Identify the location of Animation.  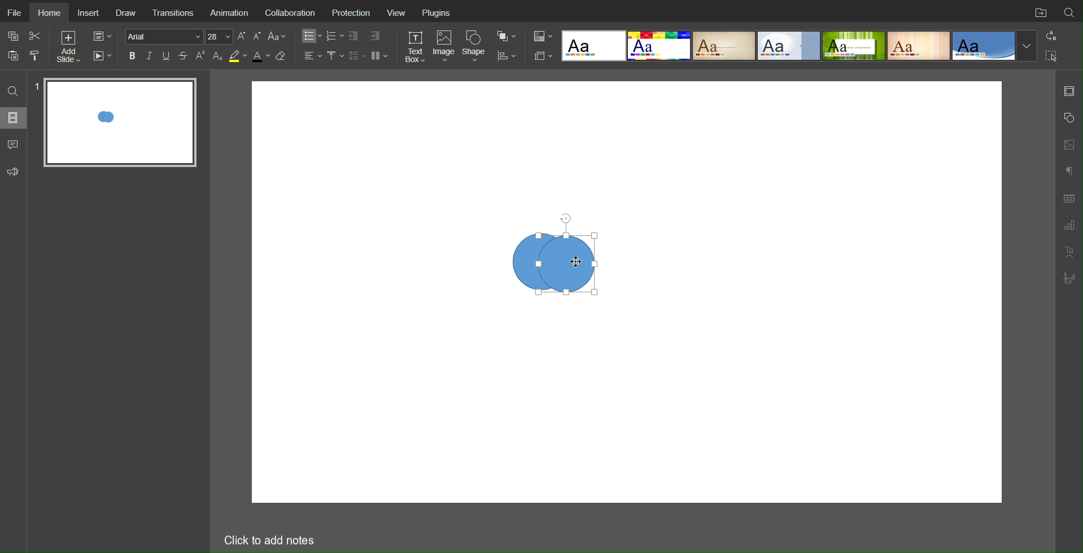
(232, 14).